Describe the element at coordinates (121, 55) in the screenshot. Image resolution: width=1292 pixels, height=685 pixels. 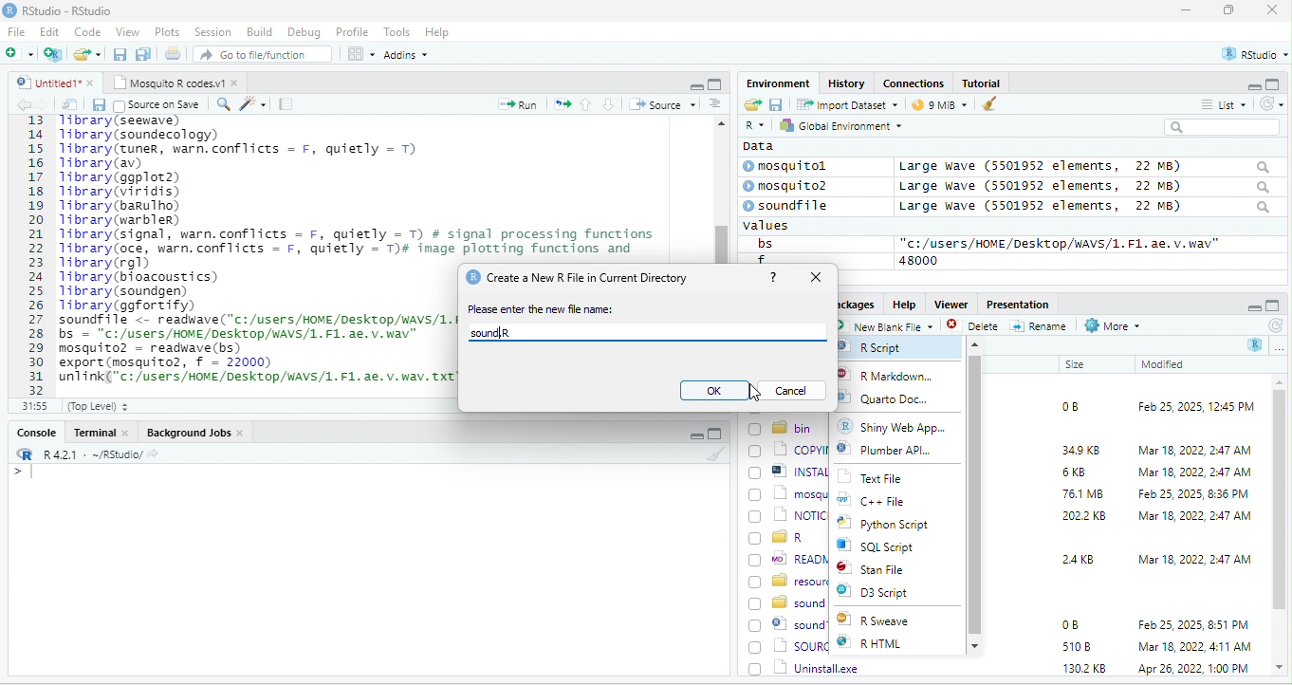
I see `save` at that location.